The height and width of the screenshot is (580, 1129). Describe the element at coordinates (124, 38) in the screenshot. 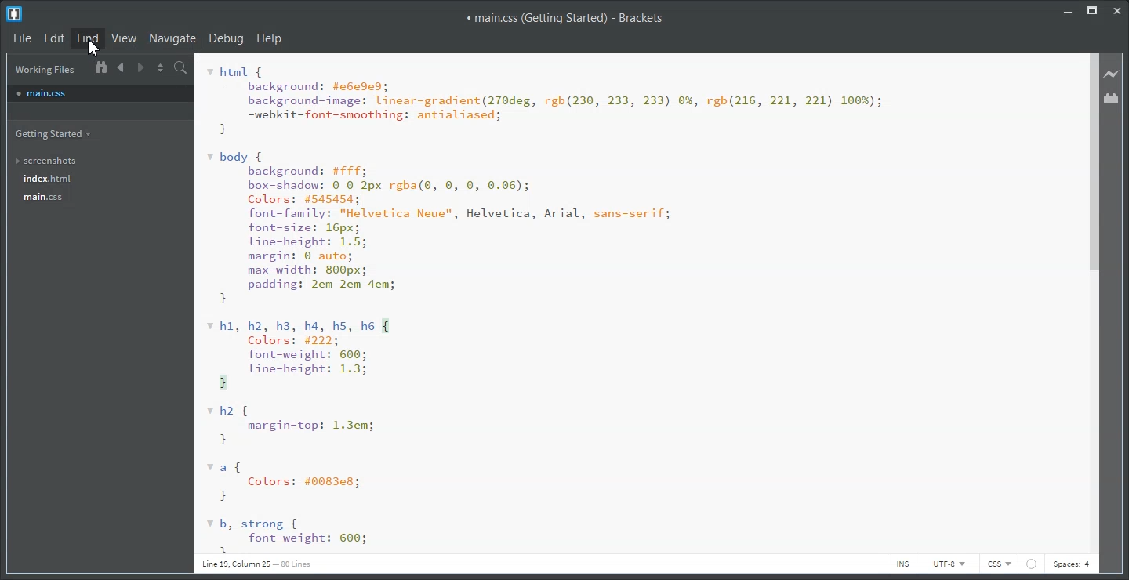

I see `View` at that location.